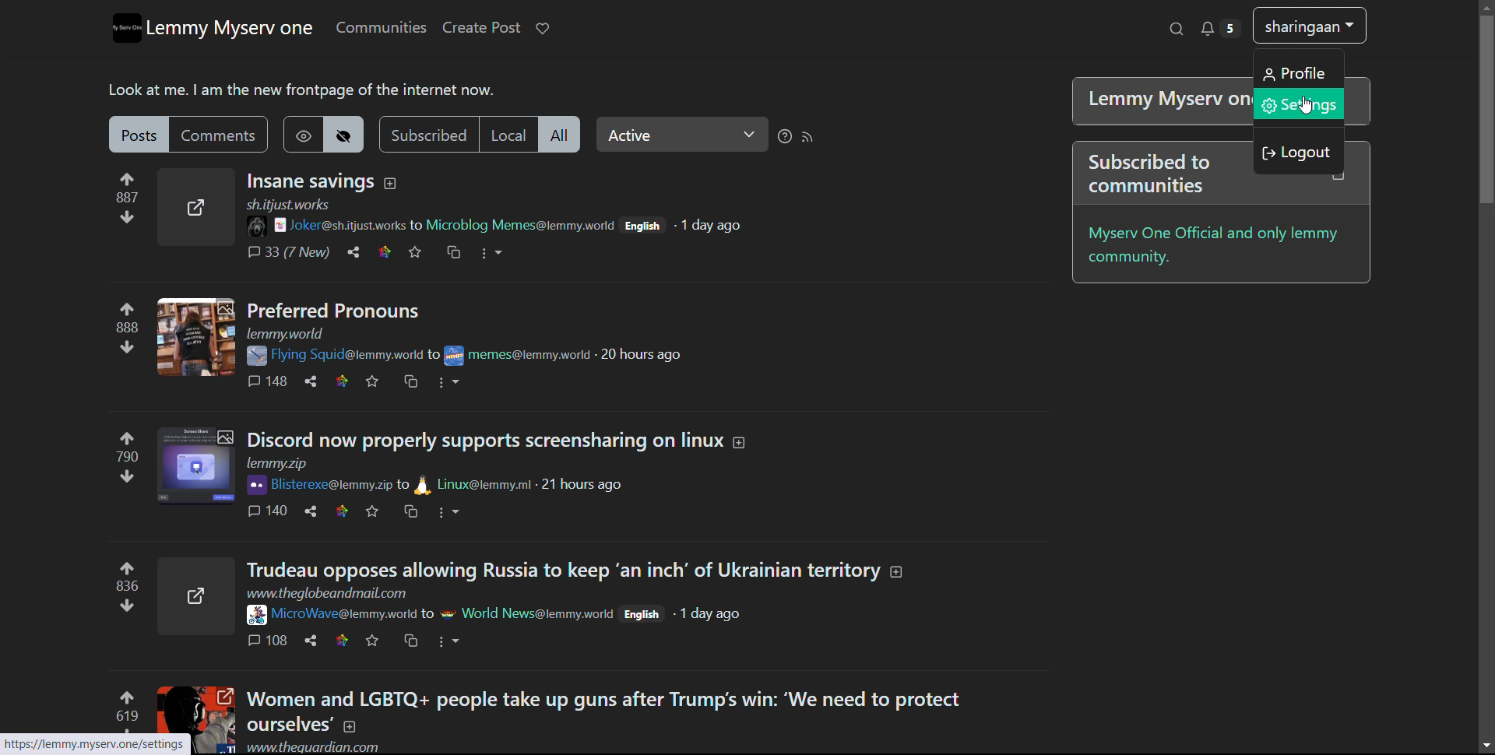 This screenshot has height=755, width=1495. Describe the element at coordinates (380, 29) in the screenshot. I see `communities` at that location.